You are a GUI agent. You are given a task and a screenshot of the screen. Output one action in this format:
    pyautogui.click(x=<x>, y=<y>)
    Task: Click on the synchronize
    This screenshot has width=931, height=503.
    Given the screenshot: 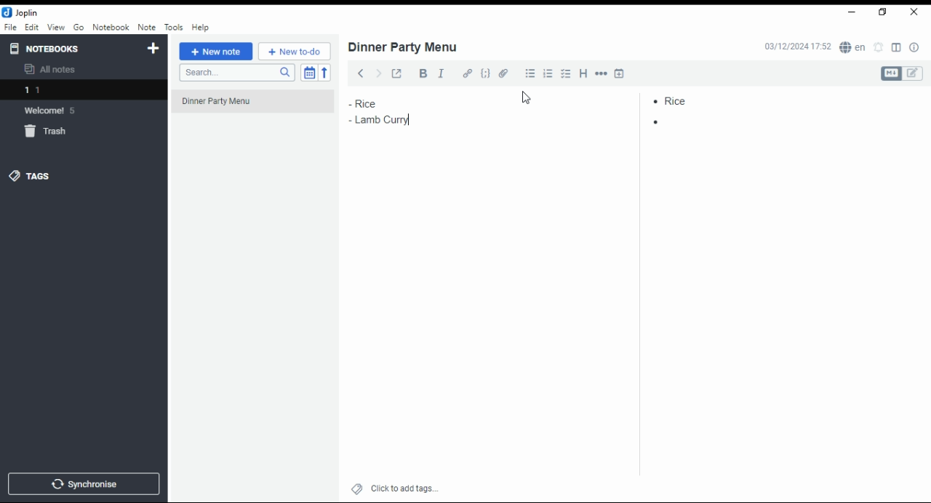 What is the action you would take?
    pyautogui.click(x=83, y=484)
    